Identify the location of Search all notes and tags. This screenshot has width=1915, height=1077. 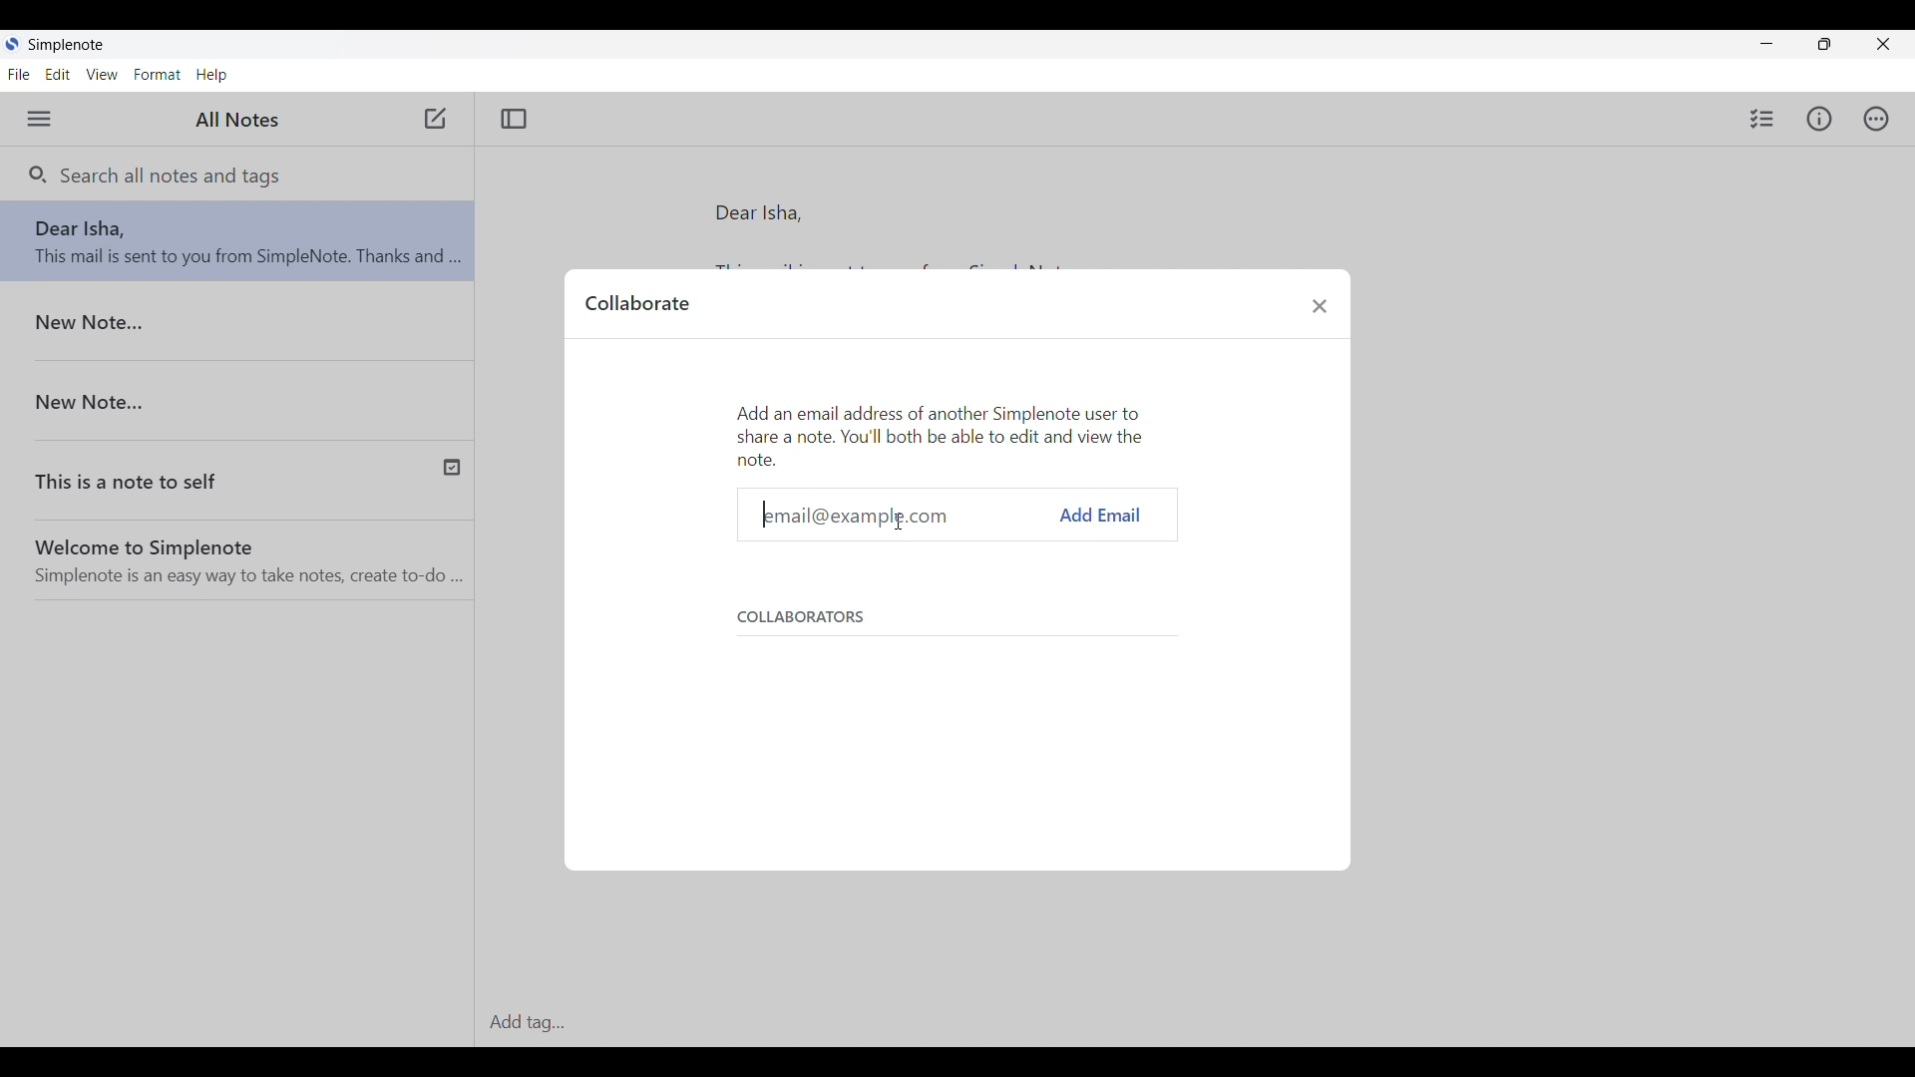
(169, 176).